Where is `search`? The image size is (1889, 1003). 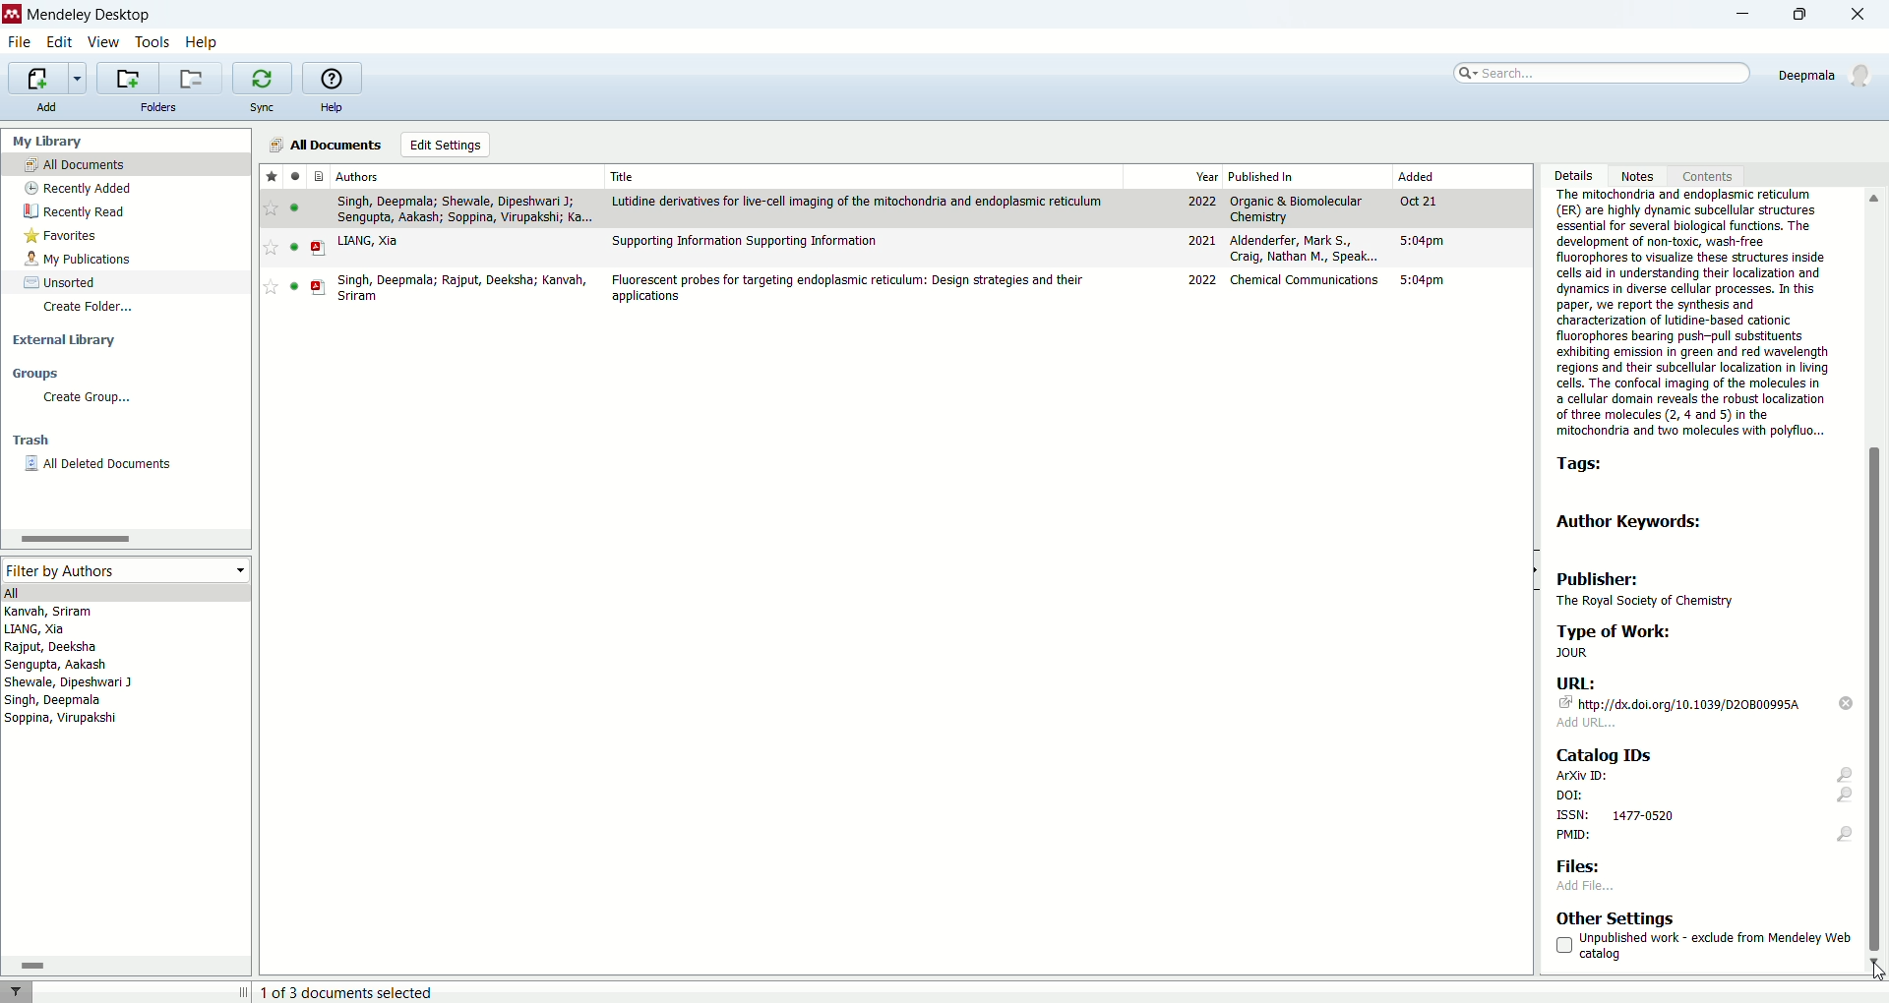 search is located at coordinates (1599, 73).